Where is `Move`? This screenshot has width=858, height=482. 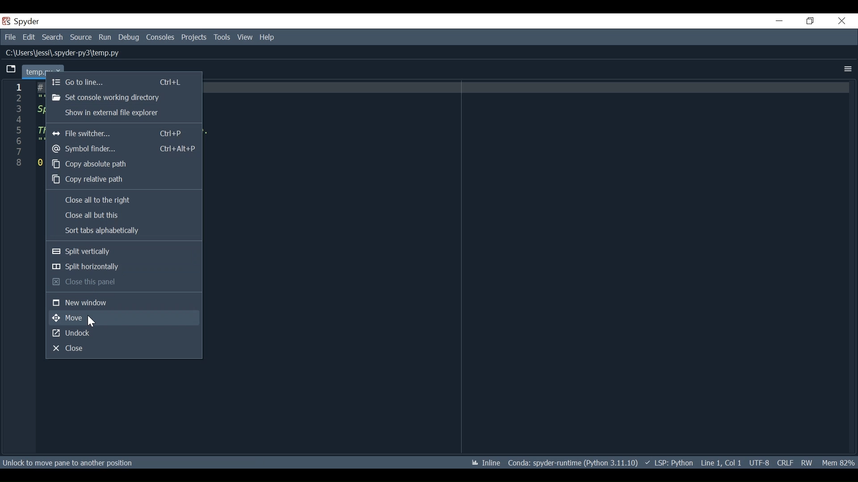 Move is located at coordinates (124, 318).